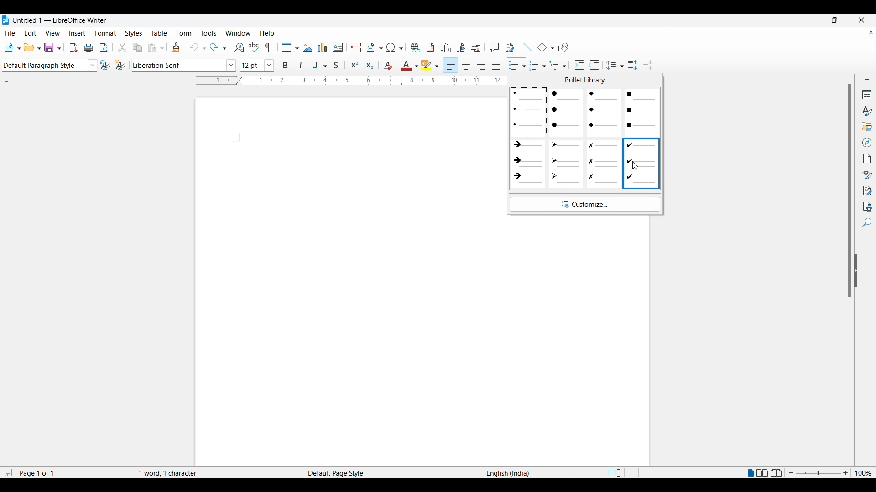  I want to click on copy, so click(137, 47).